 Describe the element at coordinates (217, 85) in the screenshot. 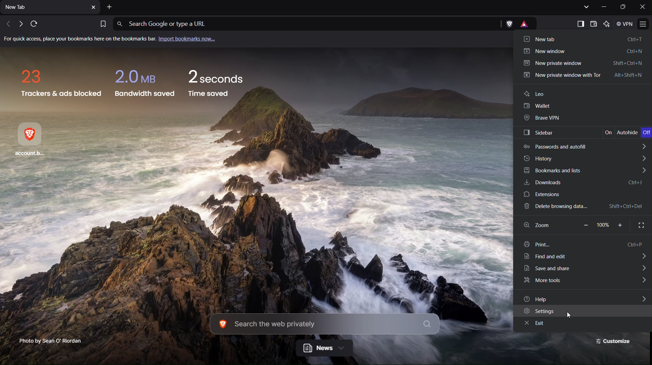

I see `Time saved` at that location.